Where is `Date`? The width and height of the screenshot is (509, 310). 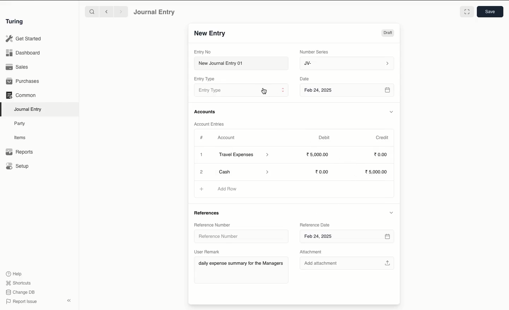 Date is located at coordinates (305, 79).